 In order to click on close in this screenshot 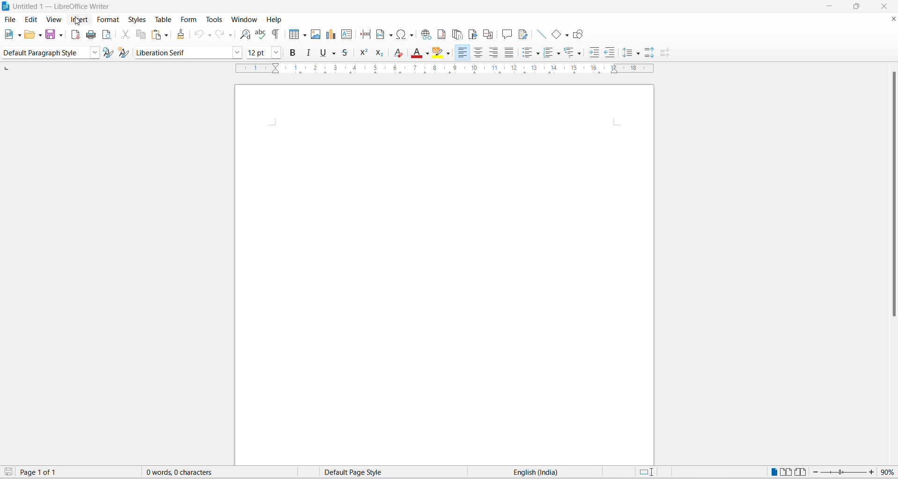, I will do `click(892, 17)`.